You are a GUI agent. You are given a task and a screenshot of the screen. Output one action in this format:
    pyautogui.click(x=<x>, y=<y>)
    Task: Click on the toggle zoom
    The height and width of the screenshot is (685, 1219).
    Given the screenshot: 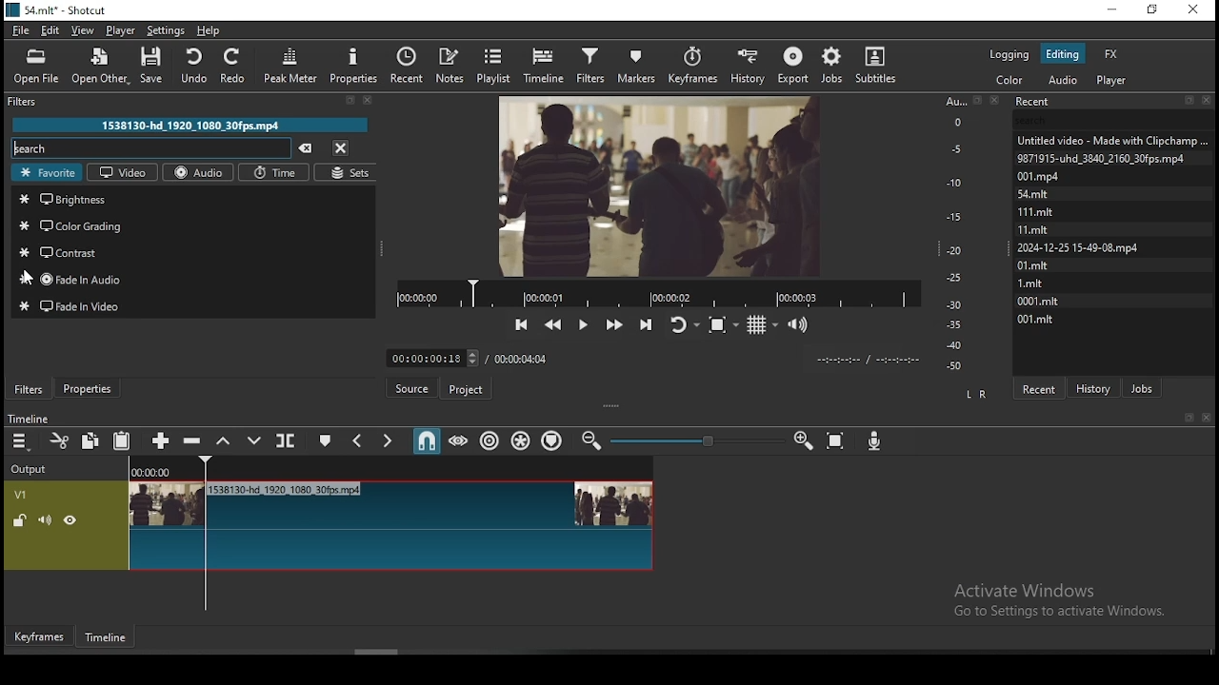 What is the action you would take?
    pyautogui.click(x=723, y=323)
    